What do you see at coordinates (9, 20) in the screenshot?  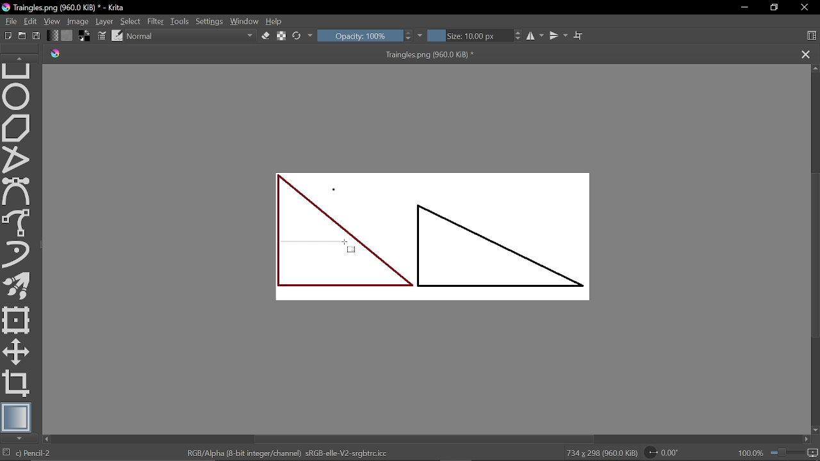 I see `File` at bounding box center [9, 20].